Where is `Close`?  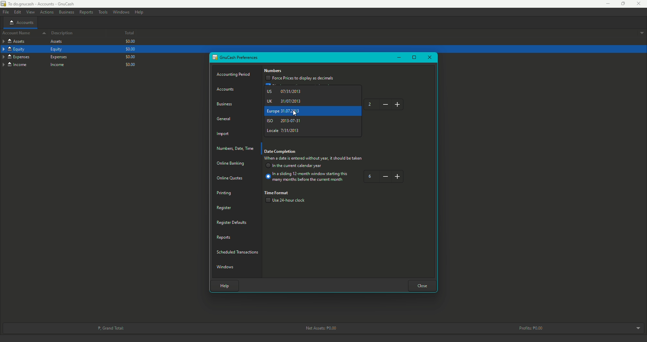 Close is located at coordinates (423, 285).